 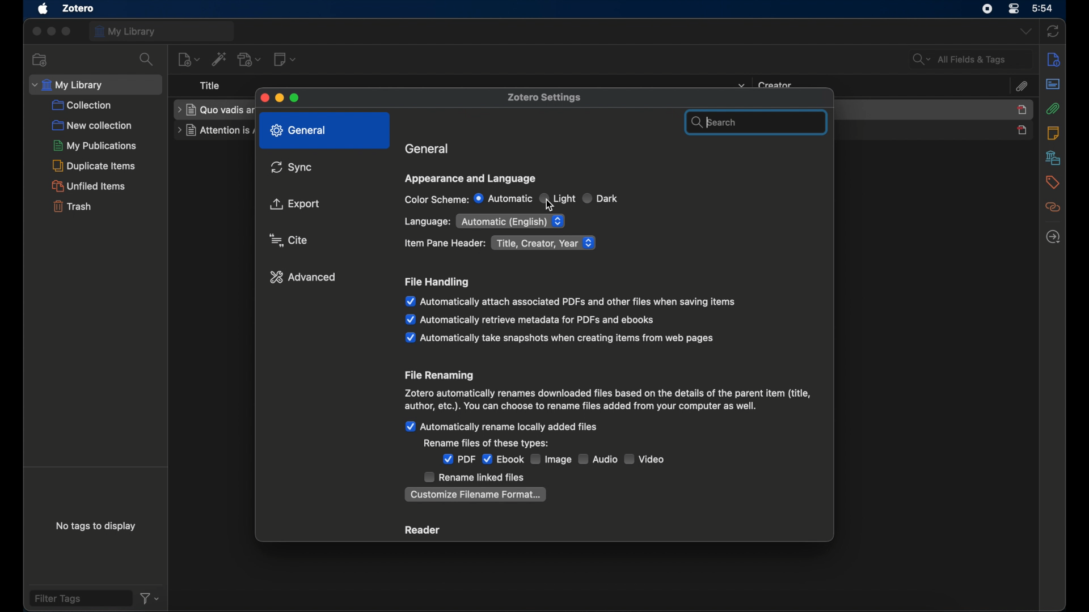 I want to click on collection, so click(x=83, y=105).